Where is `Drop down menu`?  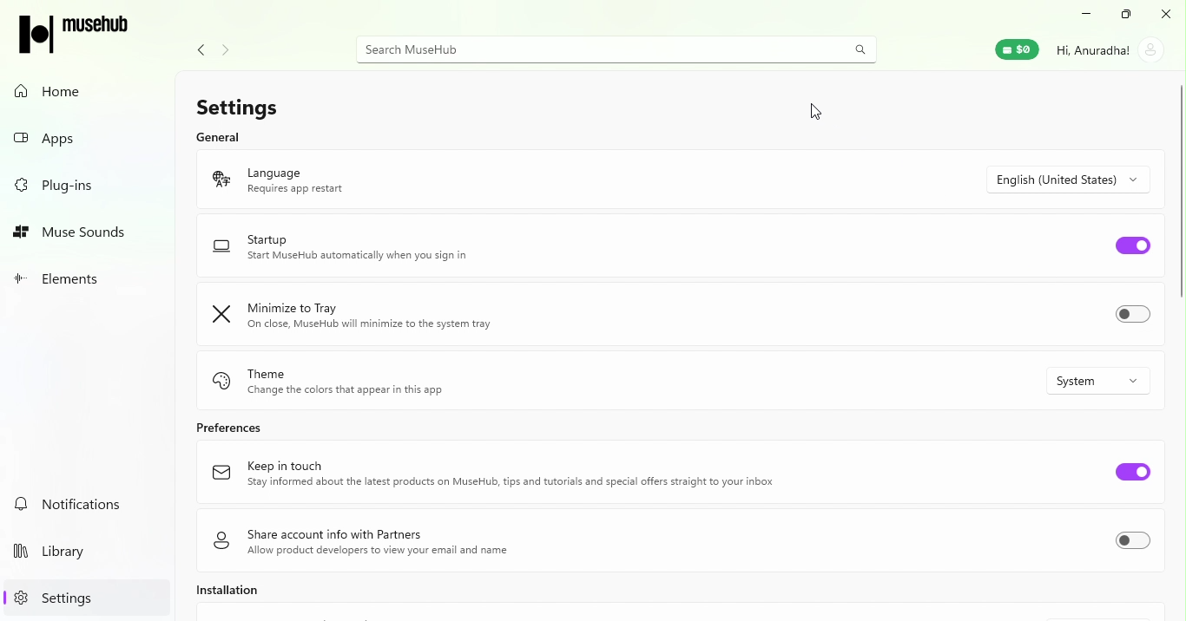 Drop down menu is located at coordinates (1099, 382).